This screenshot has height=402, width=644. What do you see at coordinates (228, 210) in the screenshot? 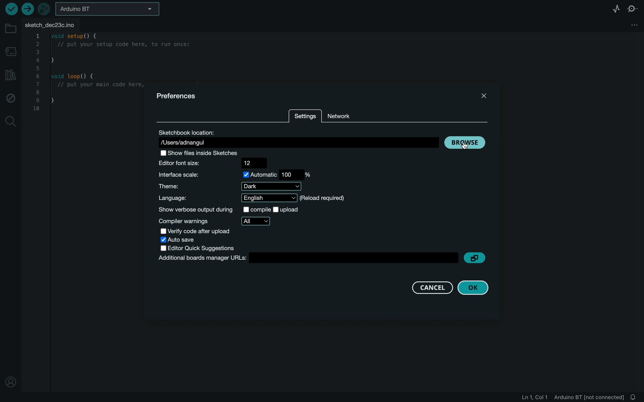
I see `show verbose` at bounding box center [228, 210].